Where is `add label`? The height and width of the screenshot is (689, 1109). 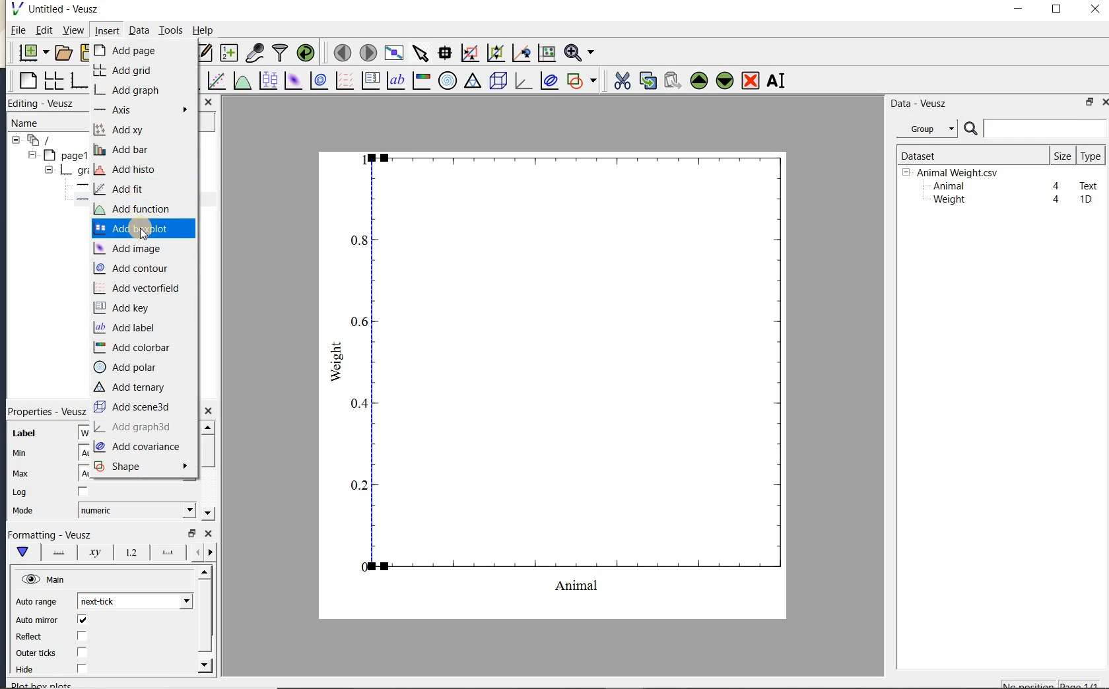 add label is located at coordinates (126, 328).